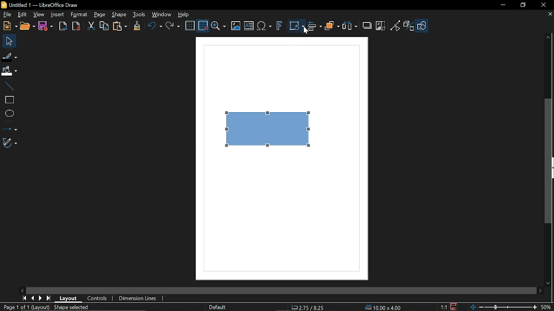  What do you see at coordinates (453, 307) in the screenshot?
I see `Save` at bounding box center [453, 307].